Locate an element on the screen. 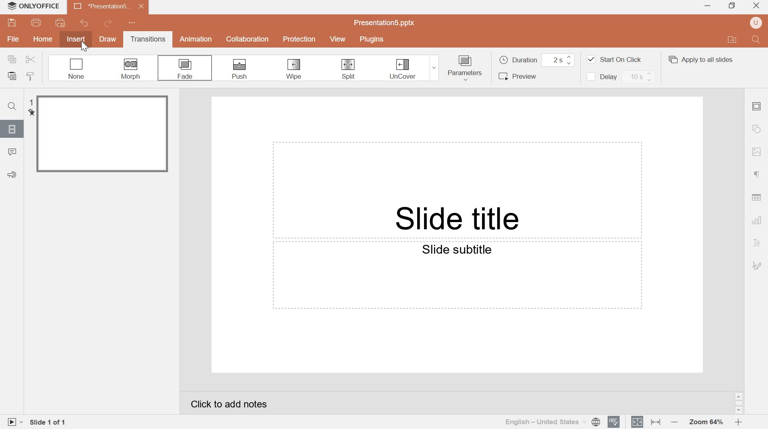 Image resolution: width=768 pixels, height=429 pixels. Fit to slide is located at coordinates (638, 421).